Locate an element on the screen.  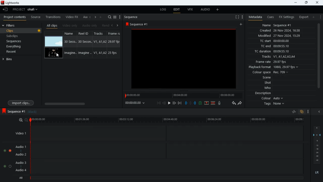
description is located at coordinates (263, 93).